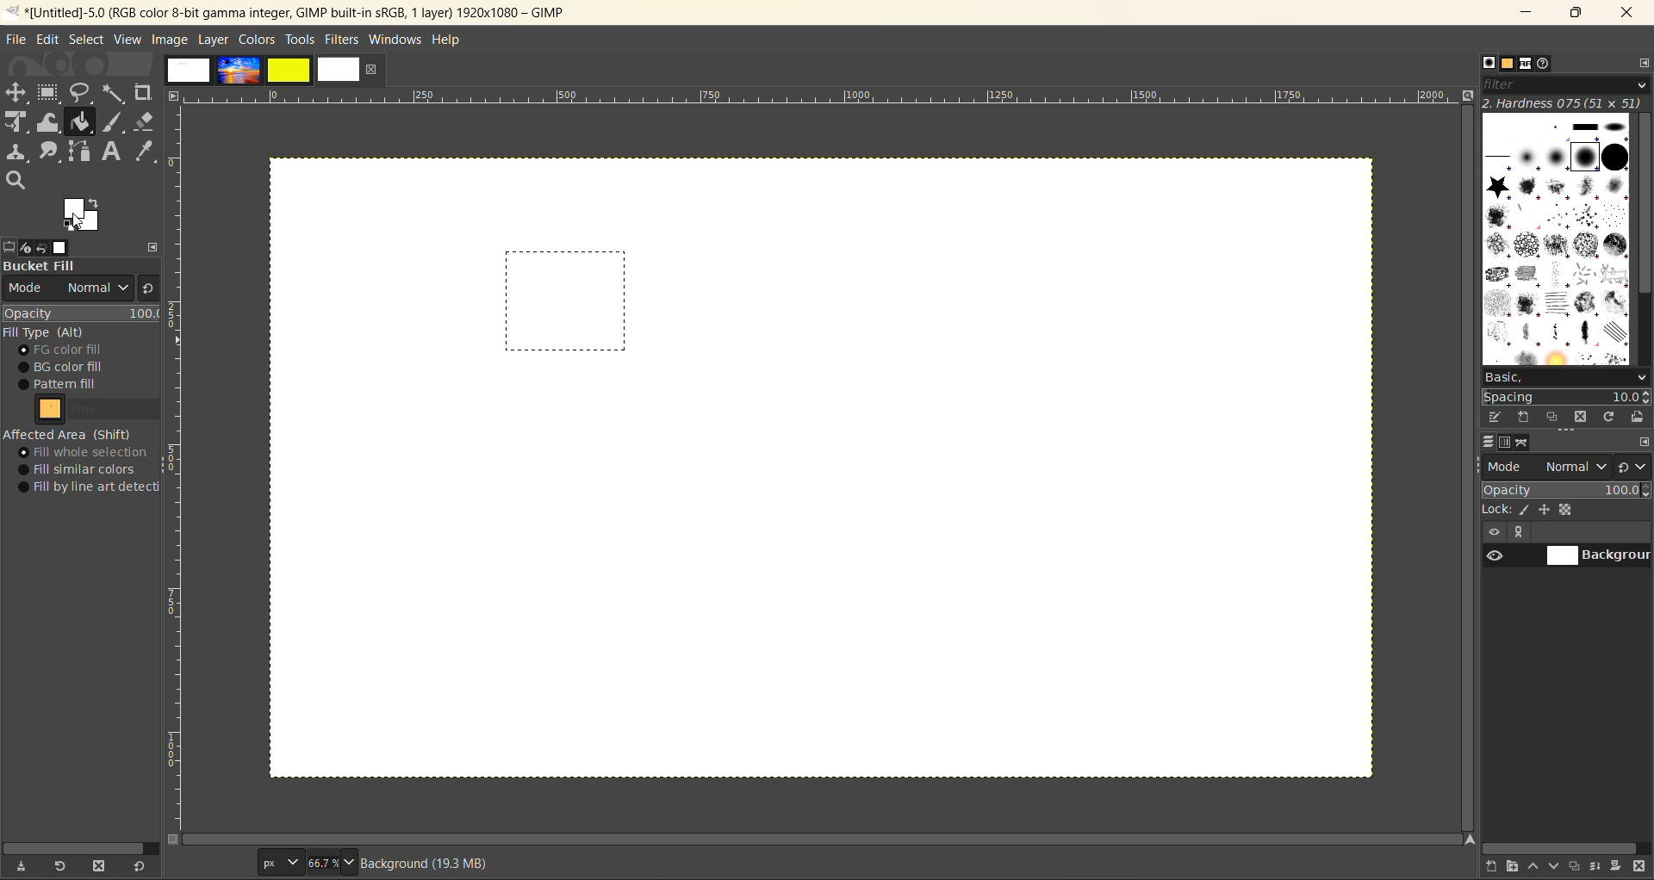  I want to click on opacity, so click(82, 315).